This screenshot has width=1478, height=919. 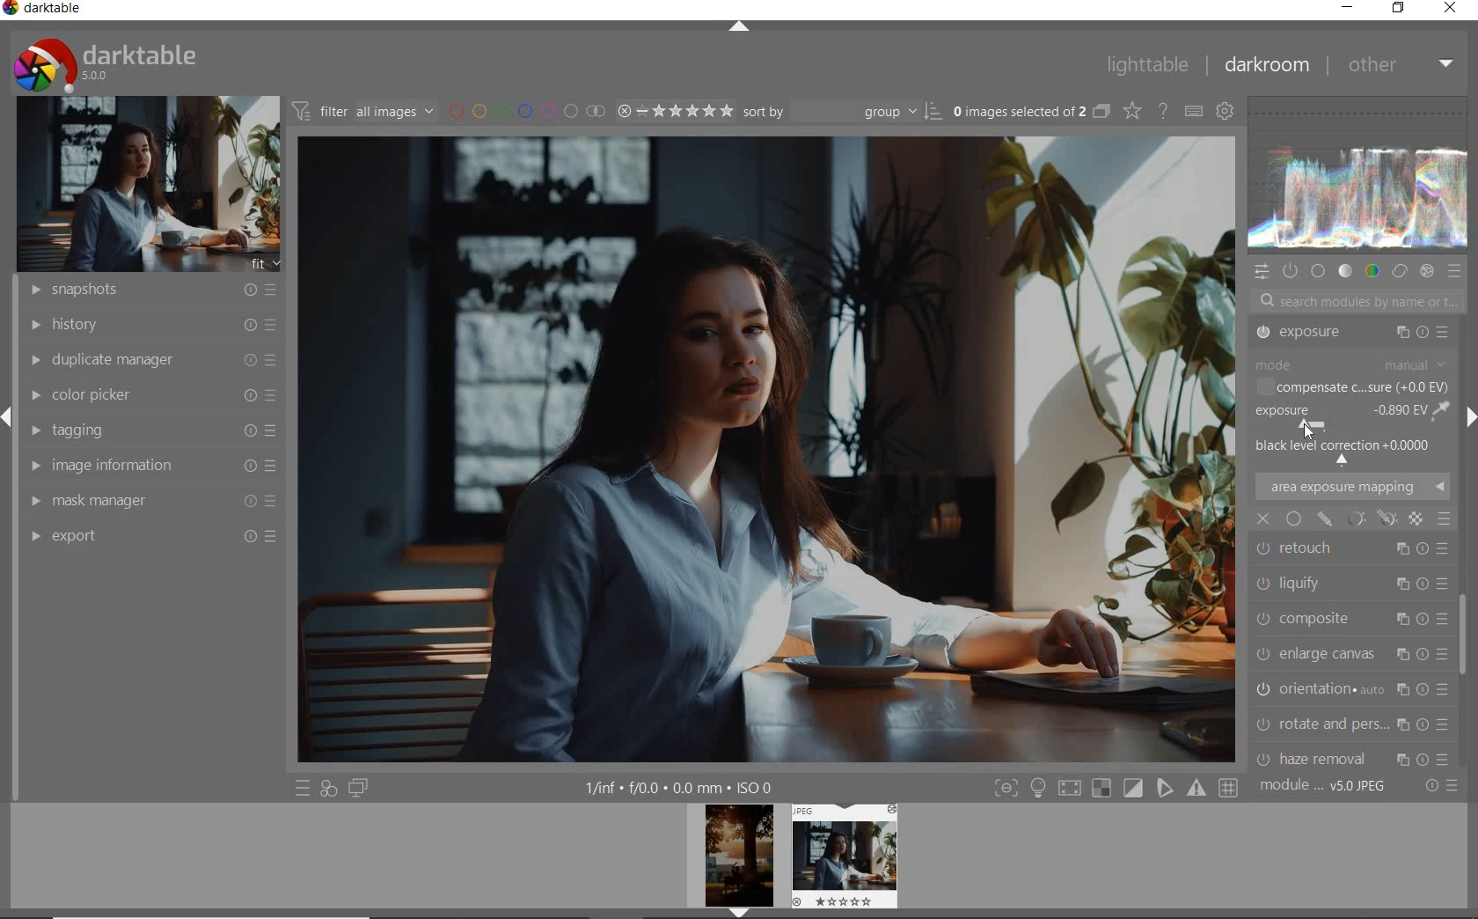 I want to click on DEFINE KEYBOARD SHORTCUT, so click(x=1195, y=113).